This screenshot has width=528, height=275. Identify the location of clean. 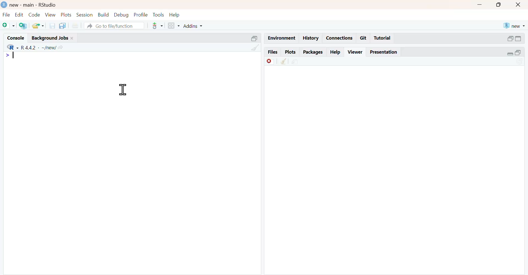
(284, 61).